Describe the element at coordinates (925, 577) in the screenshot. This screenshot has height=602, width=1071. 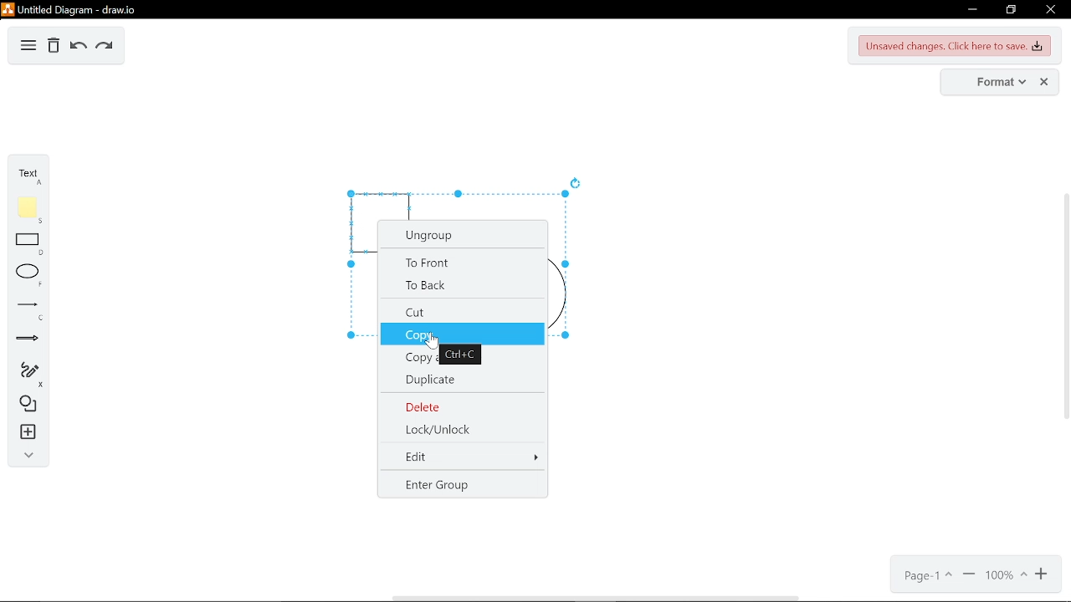
I see `current page` at that location.